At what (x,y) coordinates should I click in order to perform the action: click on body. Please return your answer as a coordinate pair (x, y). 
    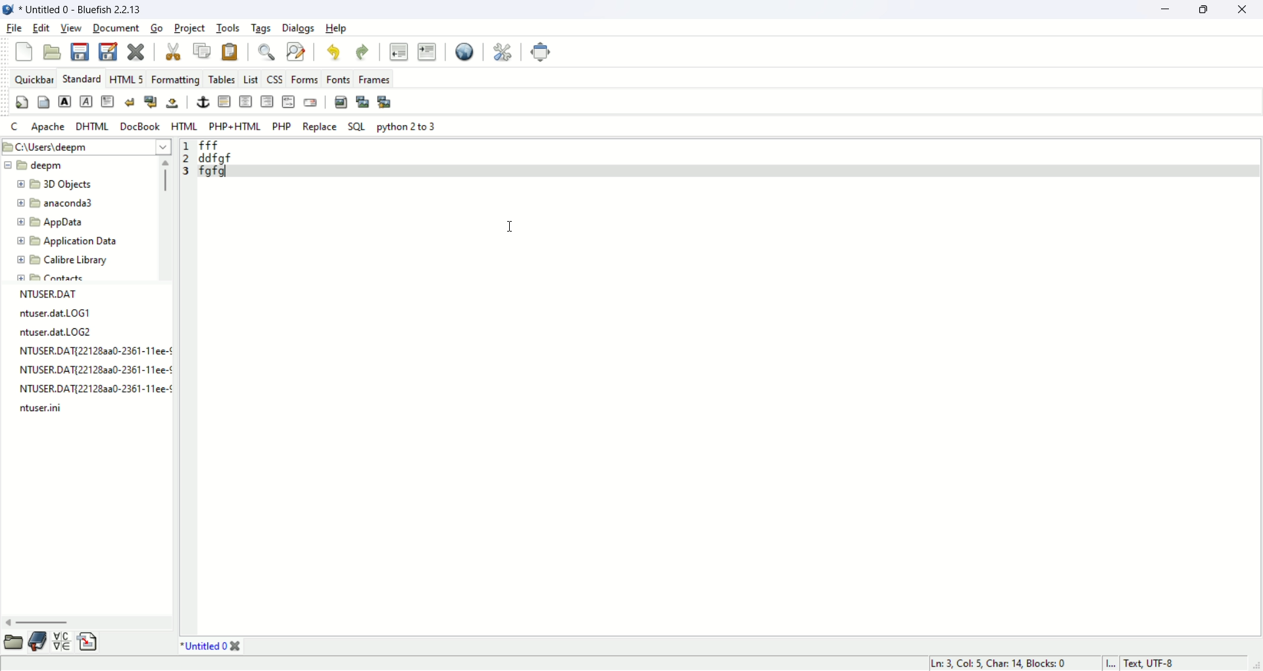
    Looking at the image, I should click on (43, 101).